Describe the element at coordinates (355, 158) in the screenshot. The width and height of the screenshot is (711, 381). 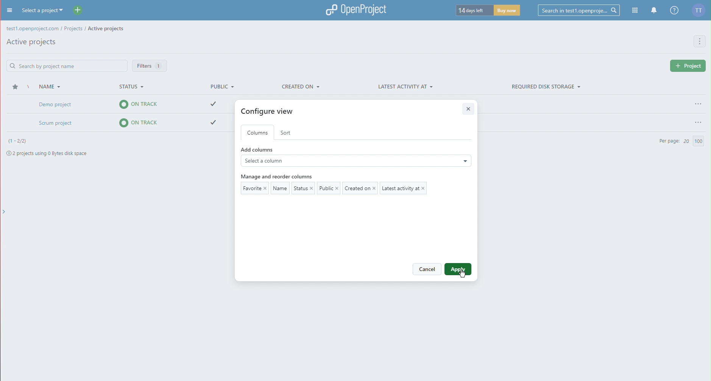
I see `Add Columns` at that location.